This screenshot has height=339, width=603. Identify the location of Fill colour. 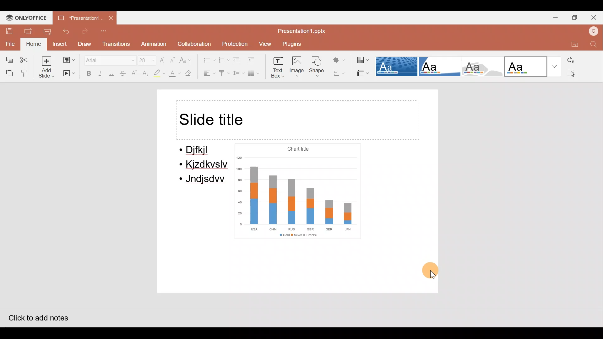
(174, 74).